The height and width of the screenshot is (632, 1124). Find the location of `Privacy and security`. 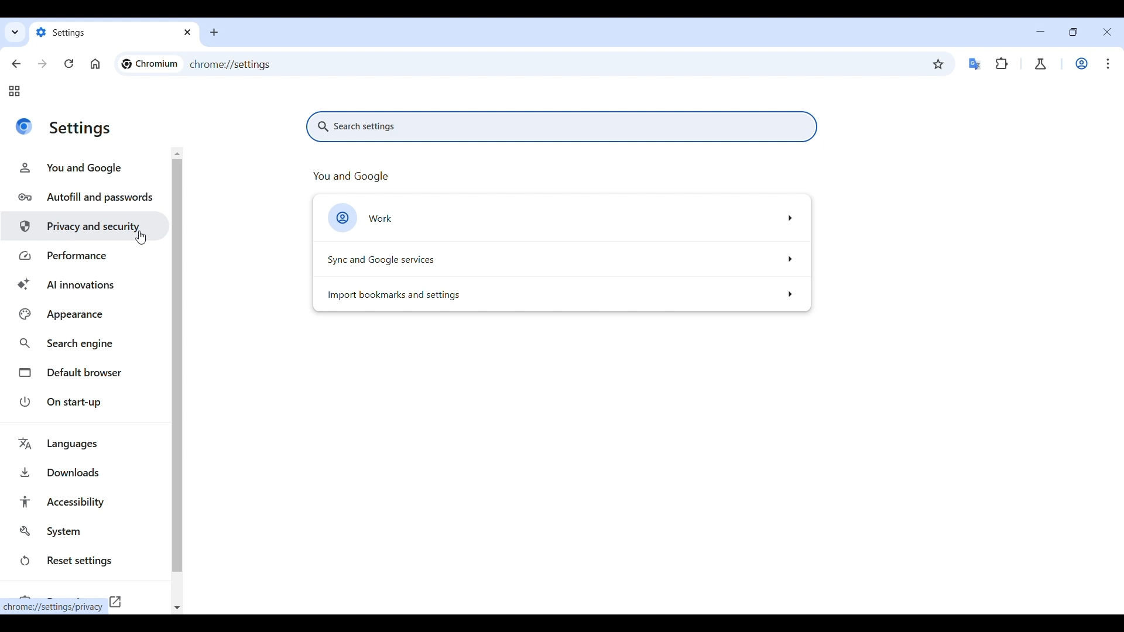

Privacy and security is located at coordinates (87, 227).